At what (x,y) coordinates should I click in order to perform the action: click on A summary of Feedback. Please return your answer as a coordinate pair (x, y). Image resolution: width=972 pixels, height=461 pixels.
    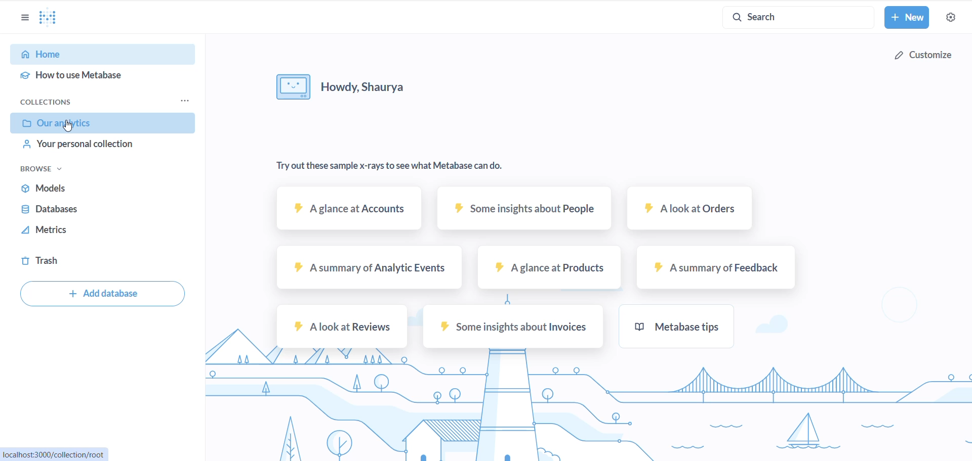
    Looking at the image, I should click on (712, 269).